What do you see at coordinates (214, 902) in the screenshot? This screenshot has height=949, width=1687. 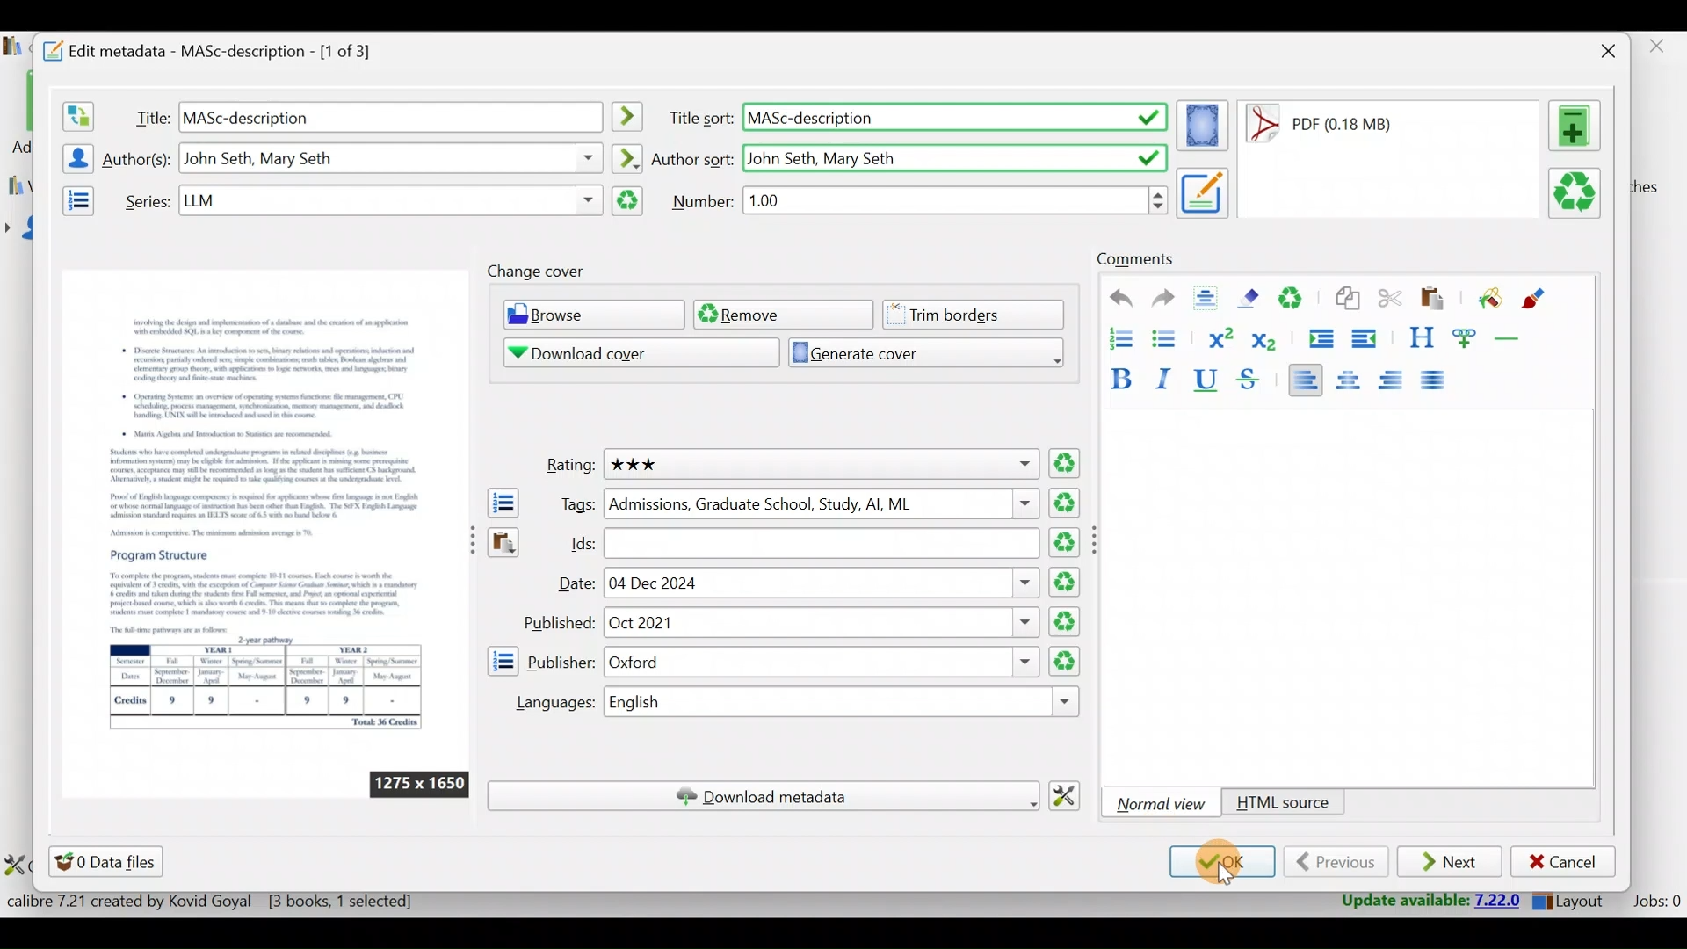 I see `Books count` at bounding box center [214, 902].